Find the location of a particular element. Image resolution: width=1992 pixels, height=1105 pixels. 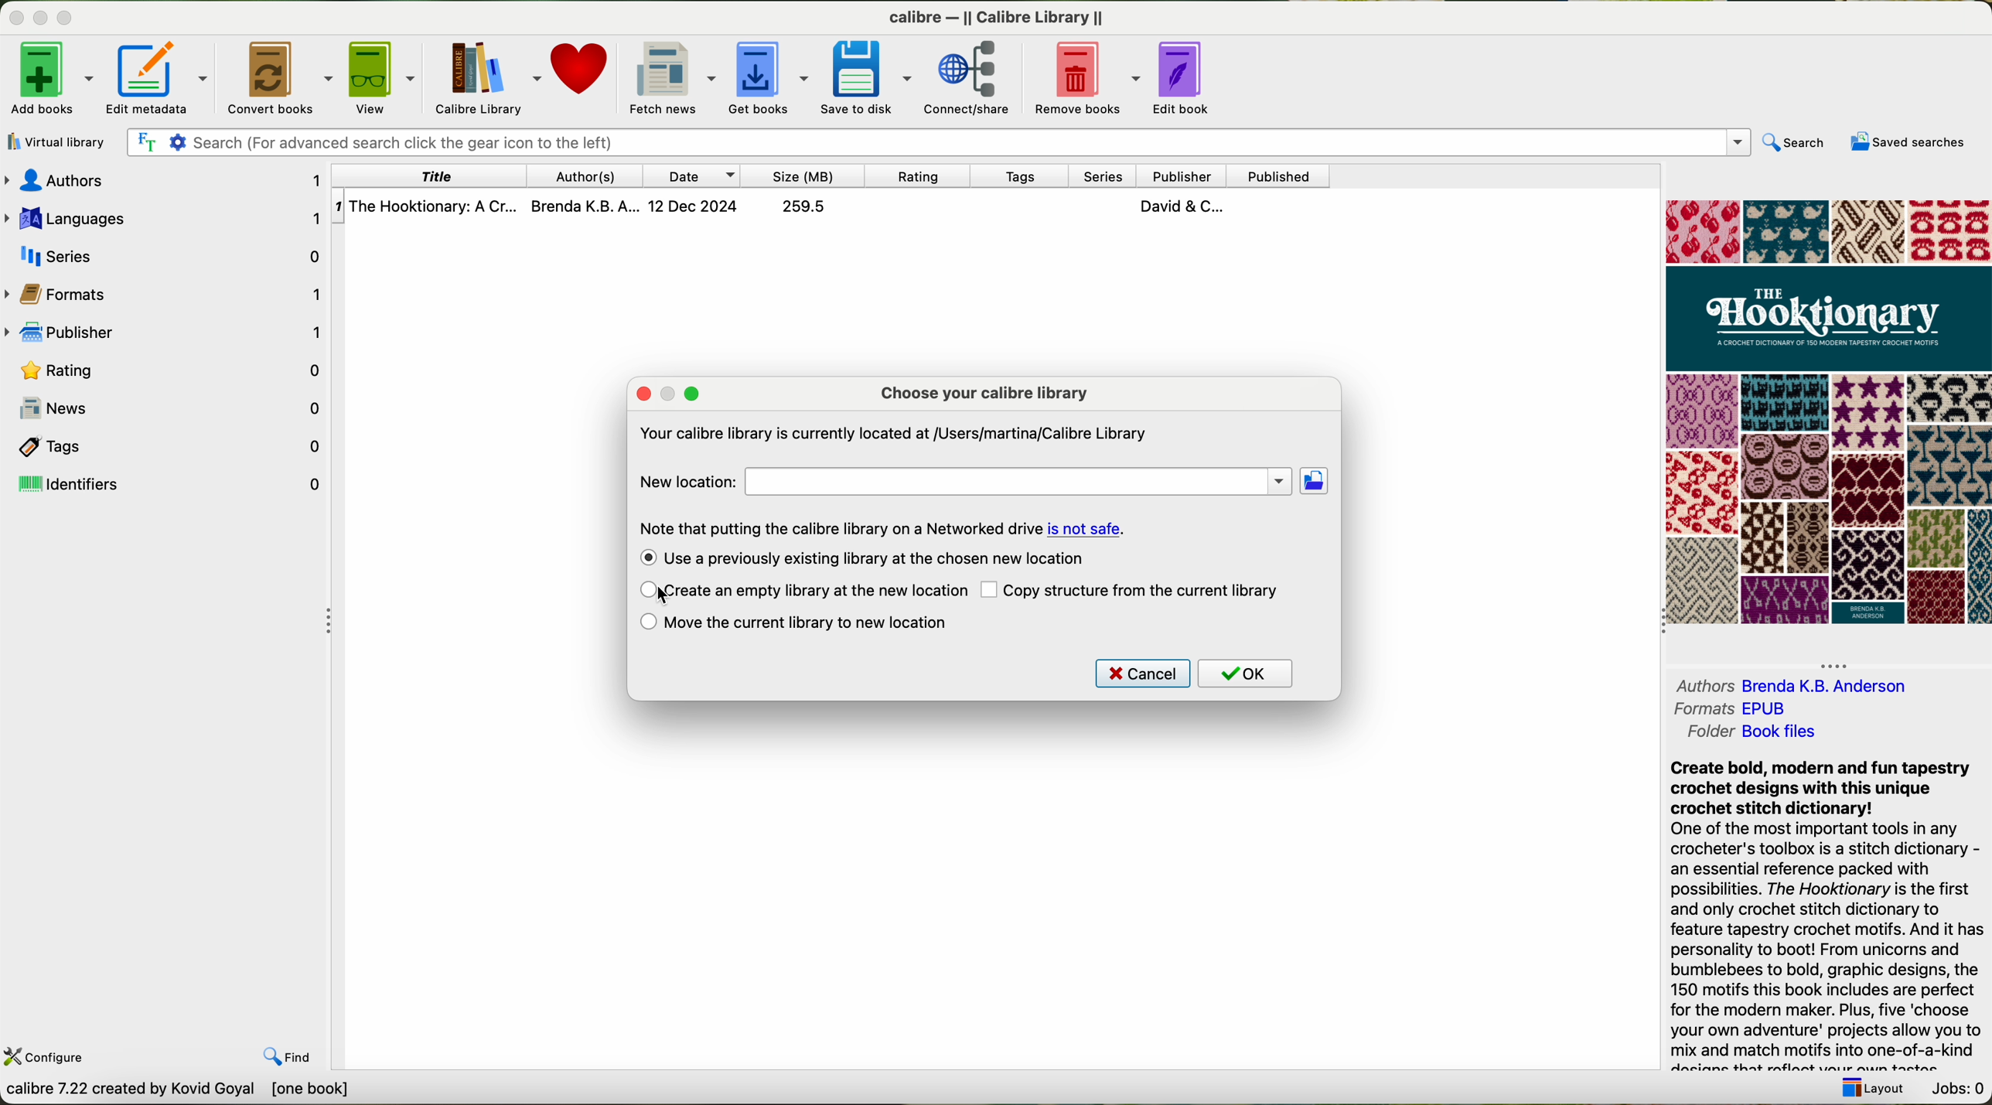

size is located at coordinates (812, 176).